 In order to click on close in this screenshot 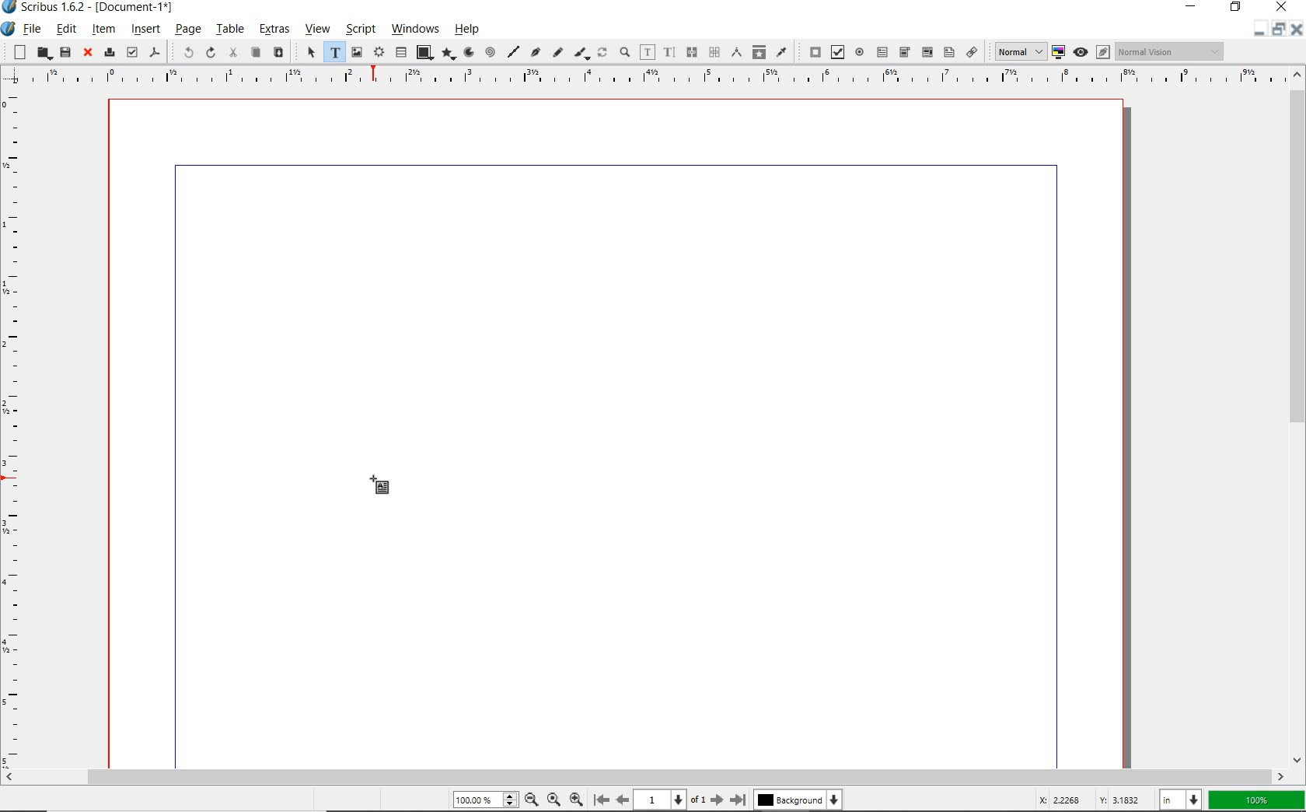, I will do `click(1282, 7)`.